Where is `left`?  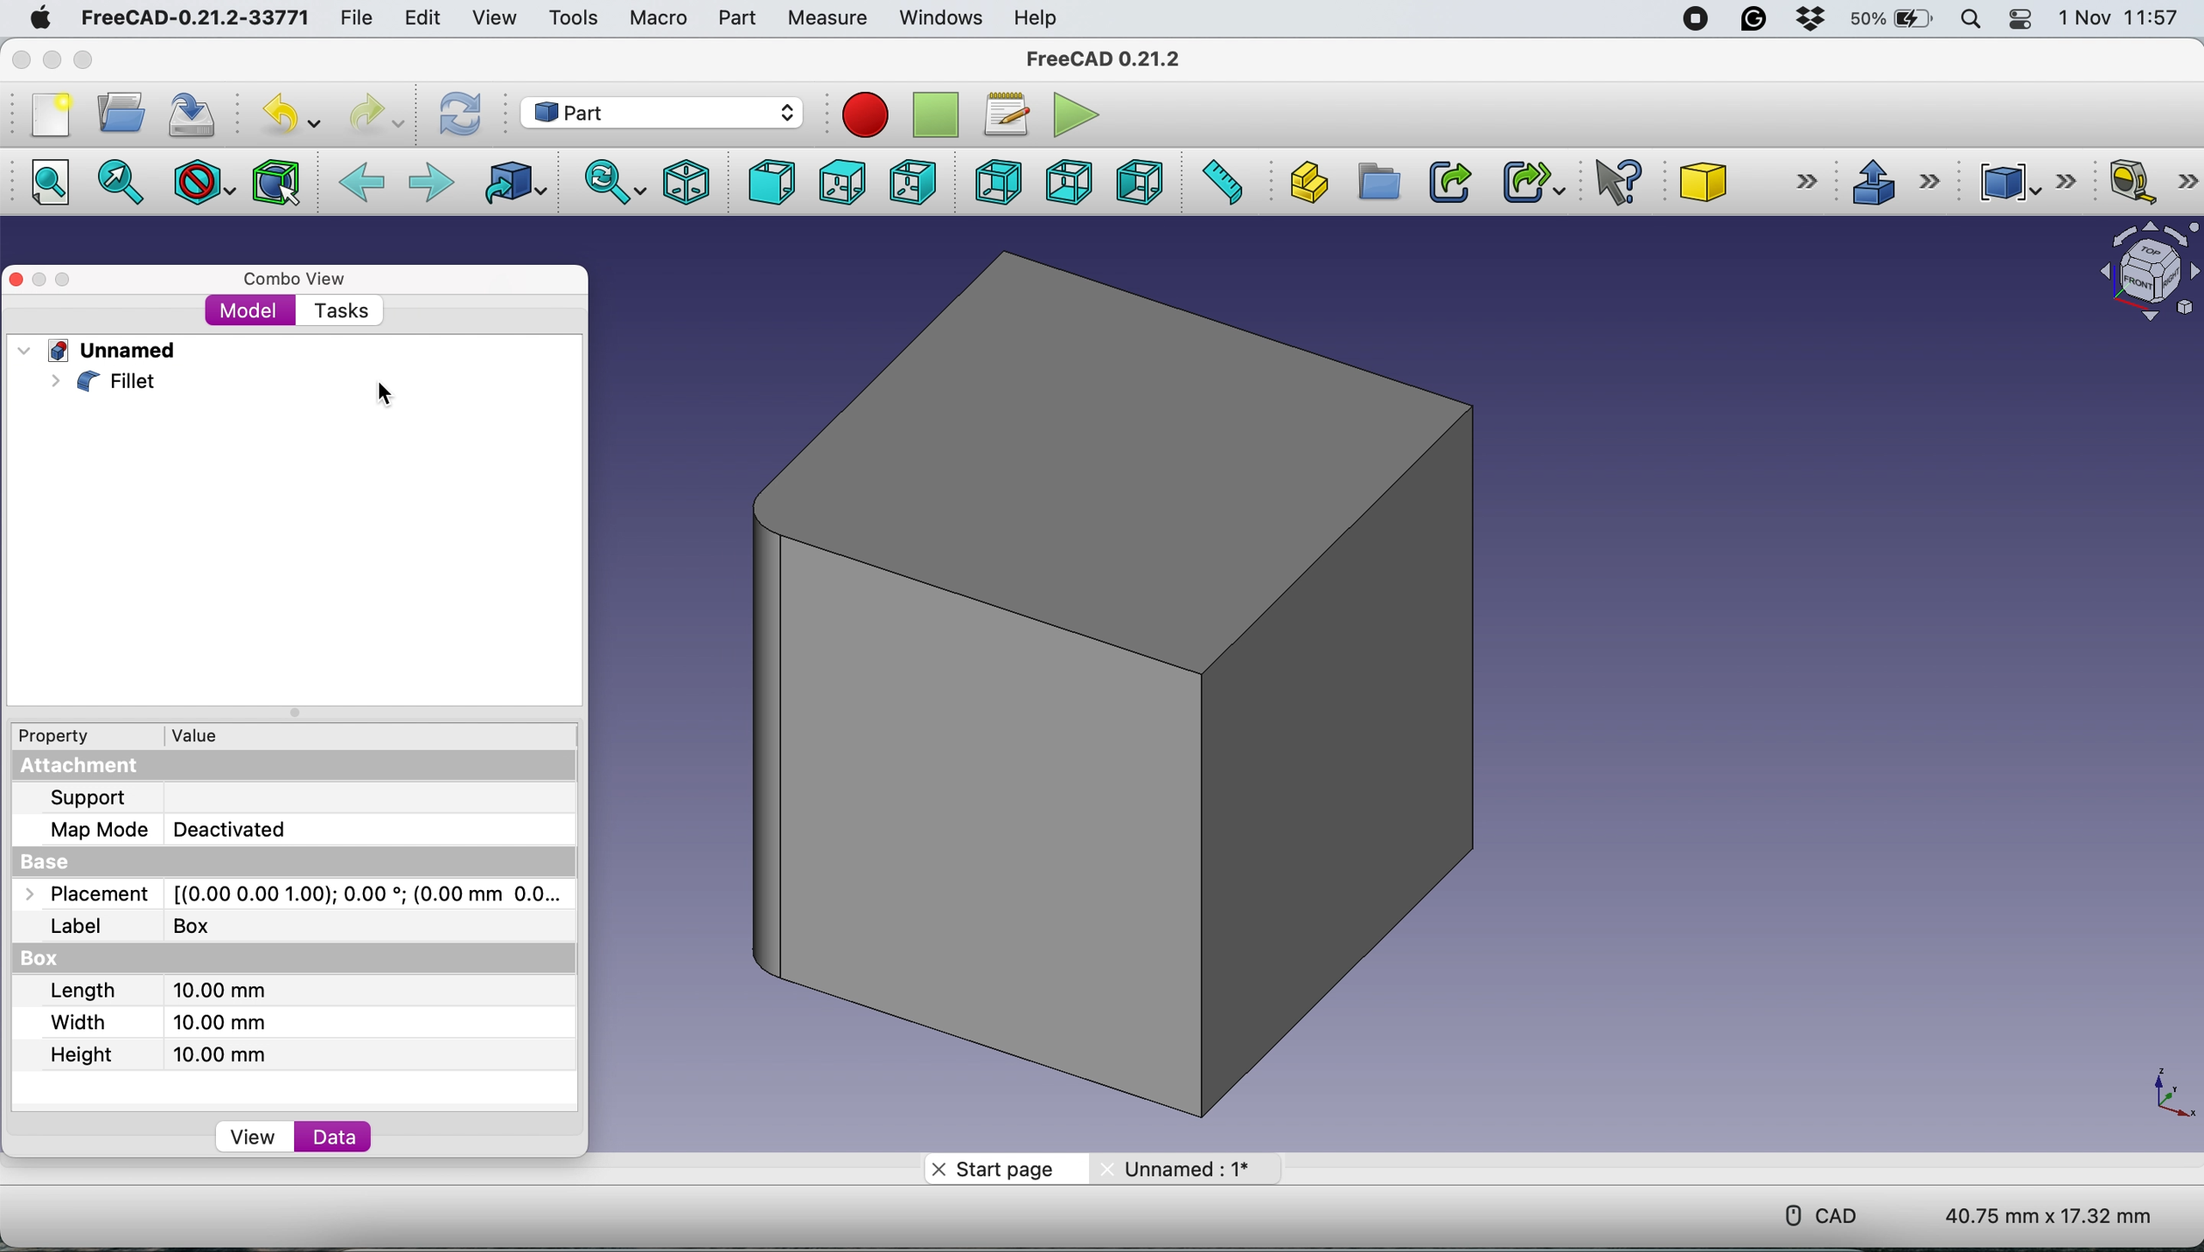
left is located at coordinates (1138, 181).